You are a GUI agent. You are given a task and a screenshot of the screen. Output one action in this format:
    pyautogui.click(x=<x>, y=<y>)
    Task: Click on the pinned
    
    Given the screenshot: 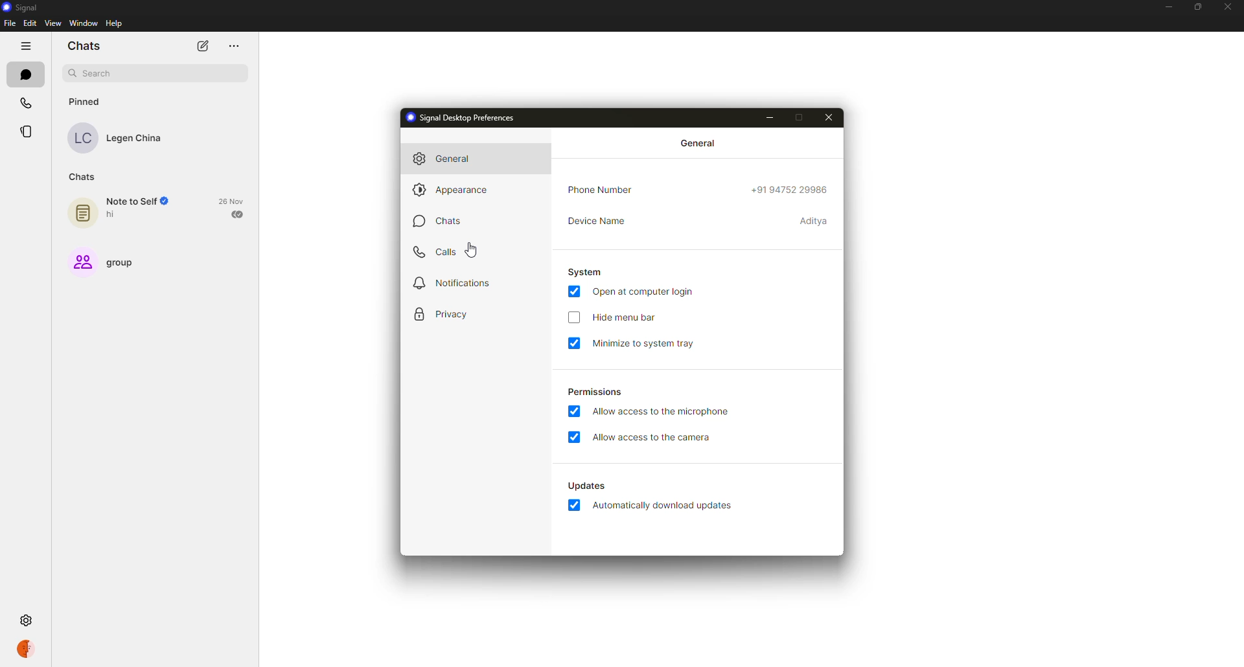 What is the action you would take?
    pyautogui.click(x=87, y=102)
    